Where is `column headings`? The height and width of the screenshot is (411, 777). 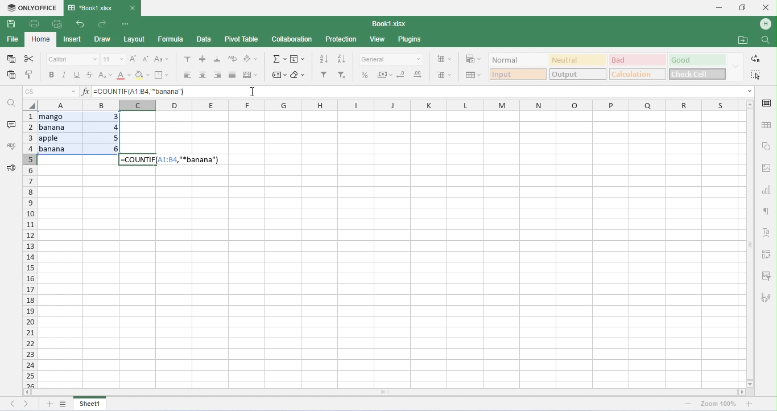 column headings is located at coordinates (390, 105).